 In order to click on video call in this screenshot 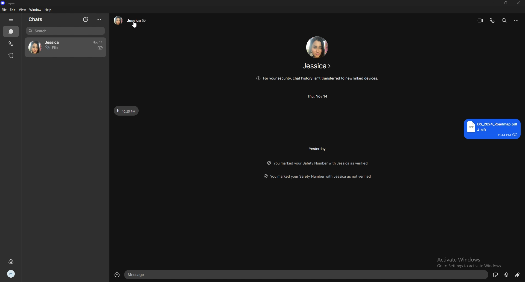, I will do `click(480, 20)`.